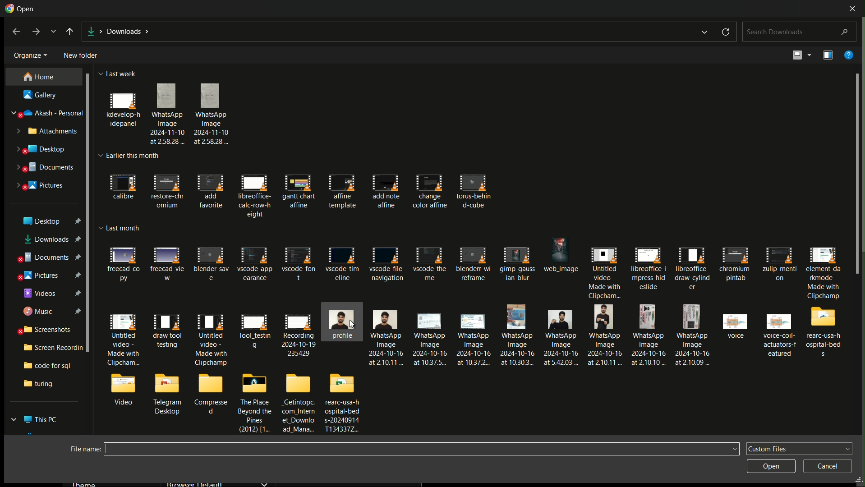 This screenshot has height=487, width=865. Describe the element at coordinates (124, 228) in the screenshot. I see `last month` at that location.